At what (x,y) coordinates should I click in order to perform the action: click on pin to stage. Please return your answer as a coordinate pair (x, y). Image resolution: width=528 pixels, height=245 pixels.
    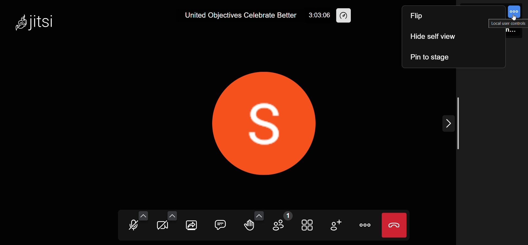
    Looking at the image, I should click on (431, 57).